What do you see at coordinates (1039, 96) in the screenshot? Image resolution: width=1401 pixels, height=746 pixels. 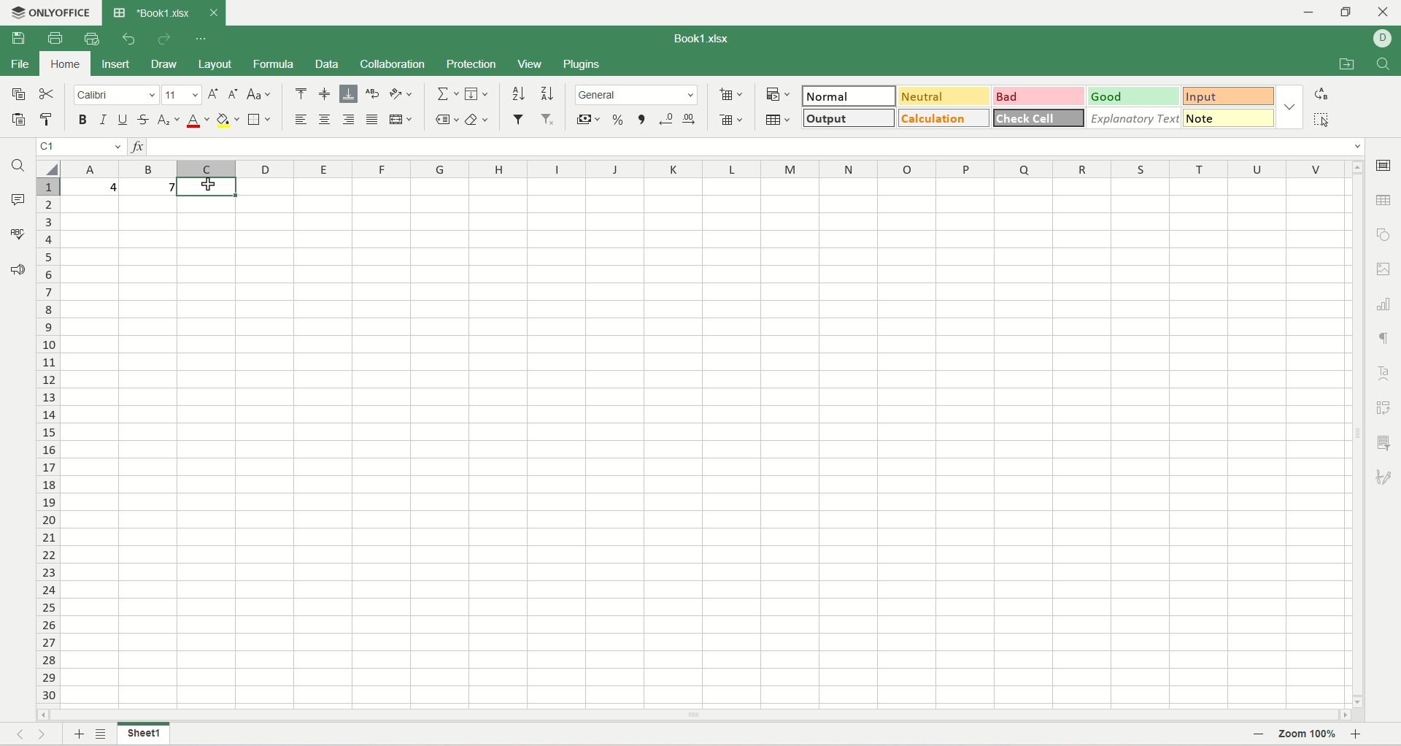 I see `bad` at bounding box center [1039, 96].